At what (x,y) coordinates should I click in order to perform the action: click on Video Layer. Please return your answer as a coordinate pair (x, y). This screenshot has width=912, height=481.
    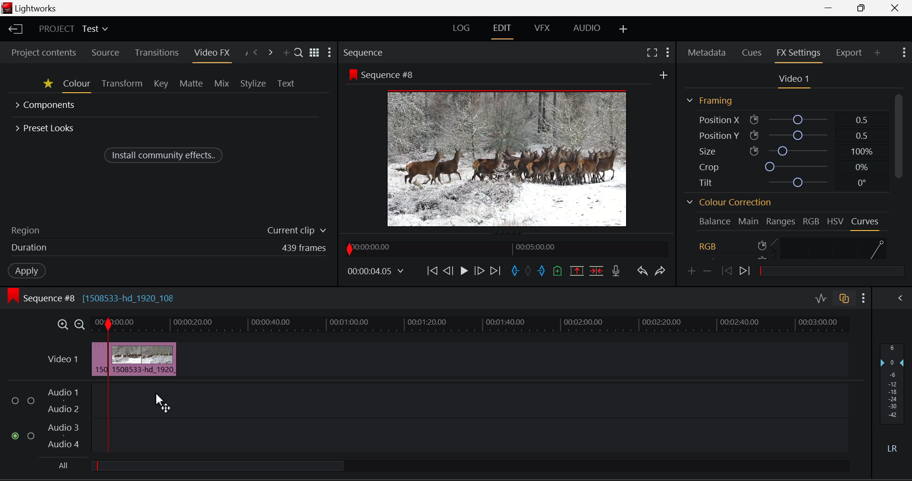
    Looking at the image, I should click on (63, 362).